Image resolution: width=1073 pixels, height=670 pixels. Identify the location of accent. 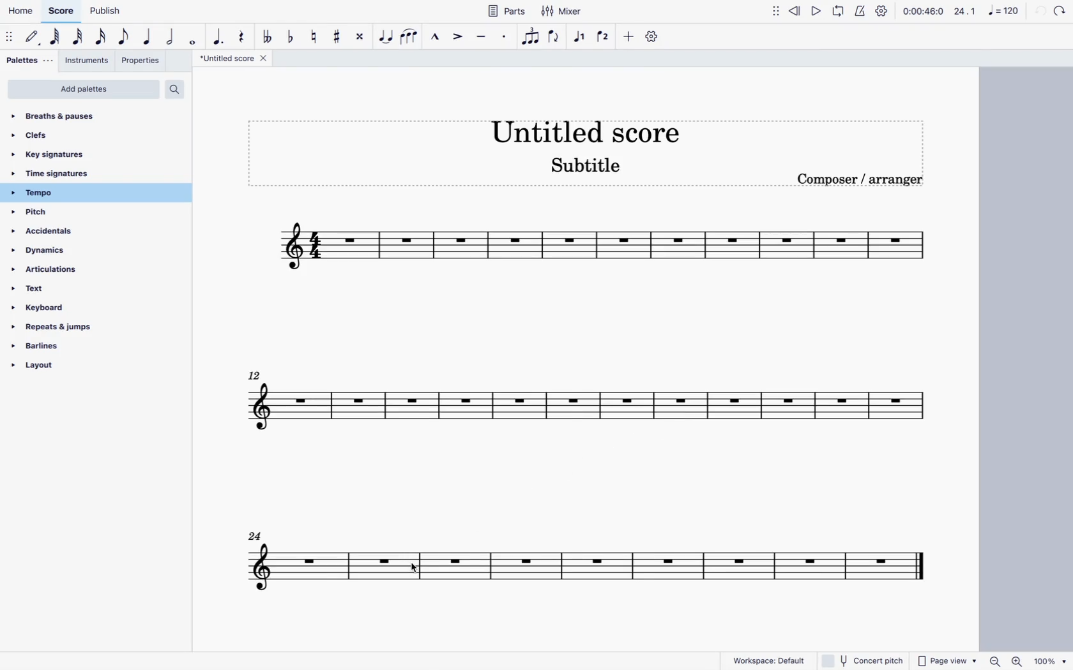
(459, 37).